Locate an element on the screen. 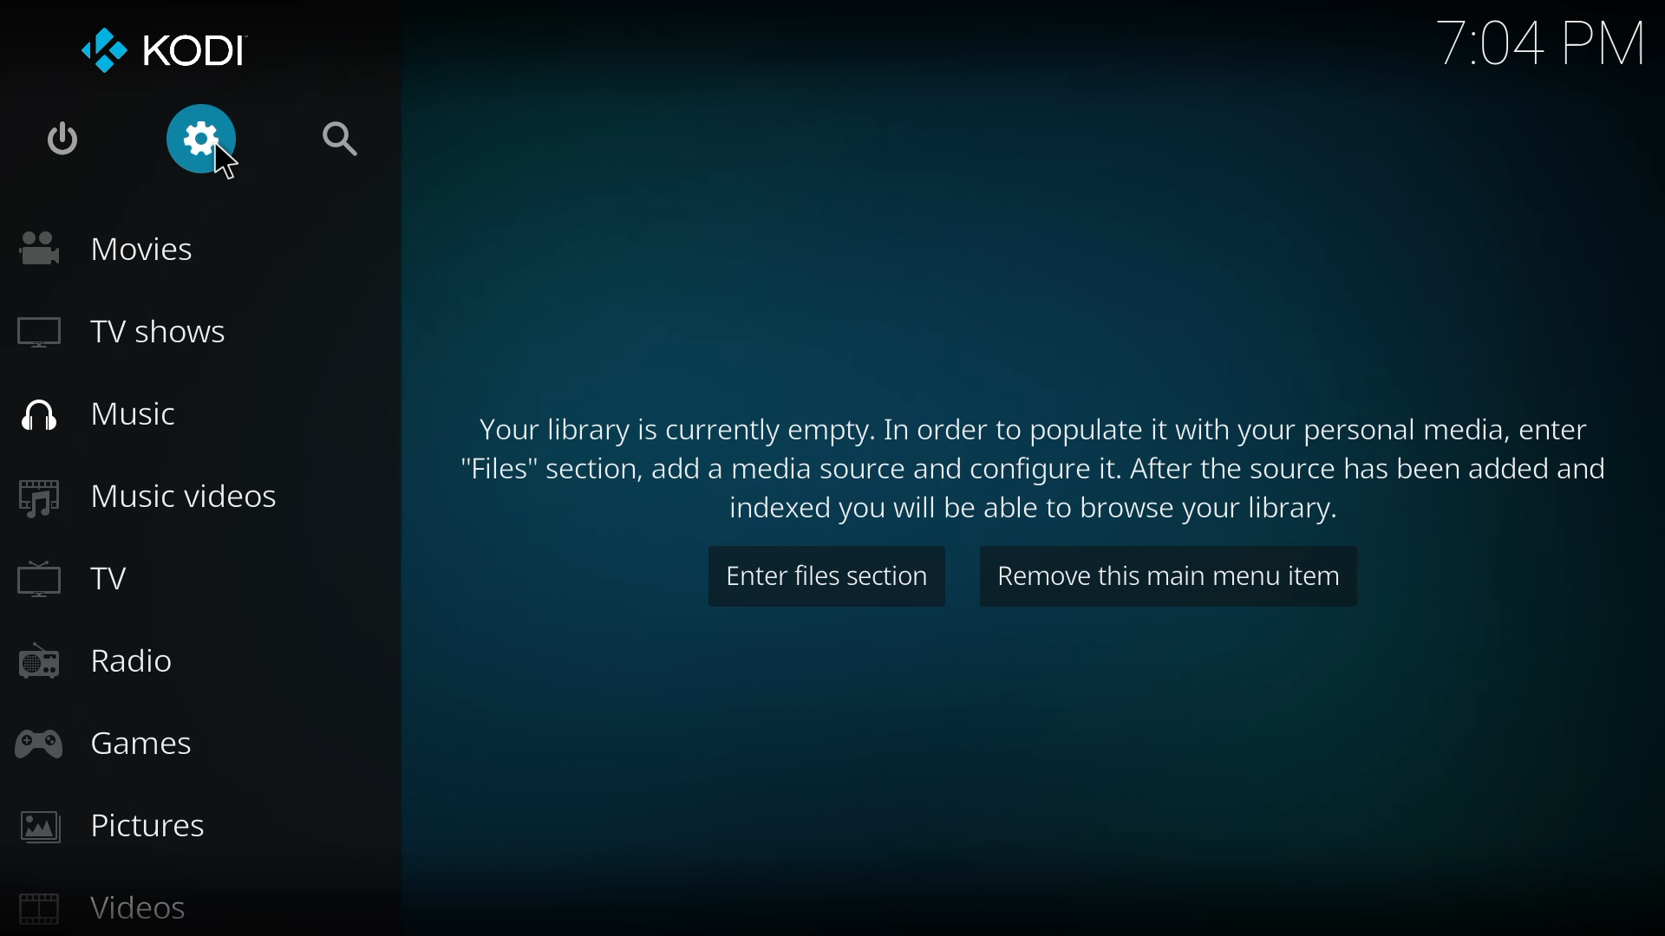 This screenshot has height=936, width=1665. movies is located at coordinates (110, 244).